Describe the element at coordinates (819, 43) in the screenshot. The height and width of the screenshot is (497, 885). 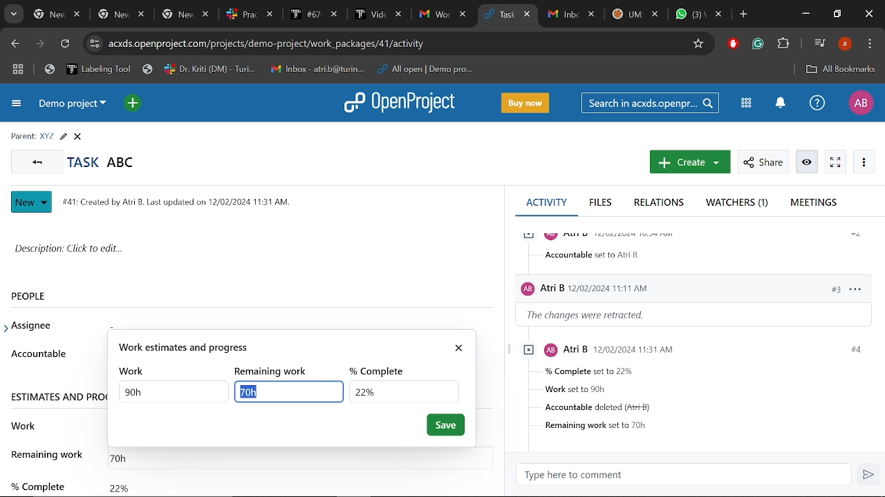
I see `Control audio/video` at that location.